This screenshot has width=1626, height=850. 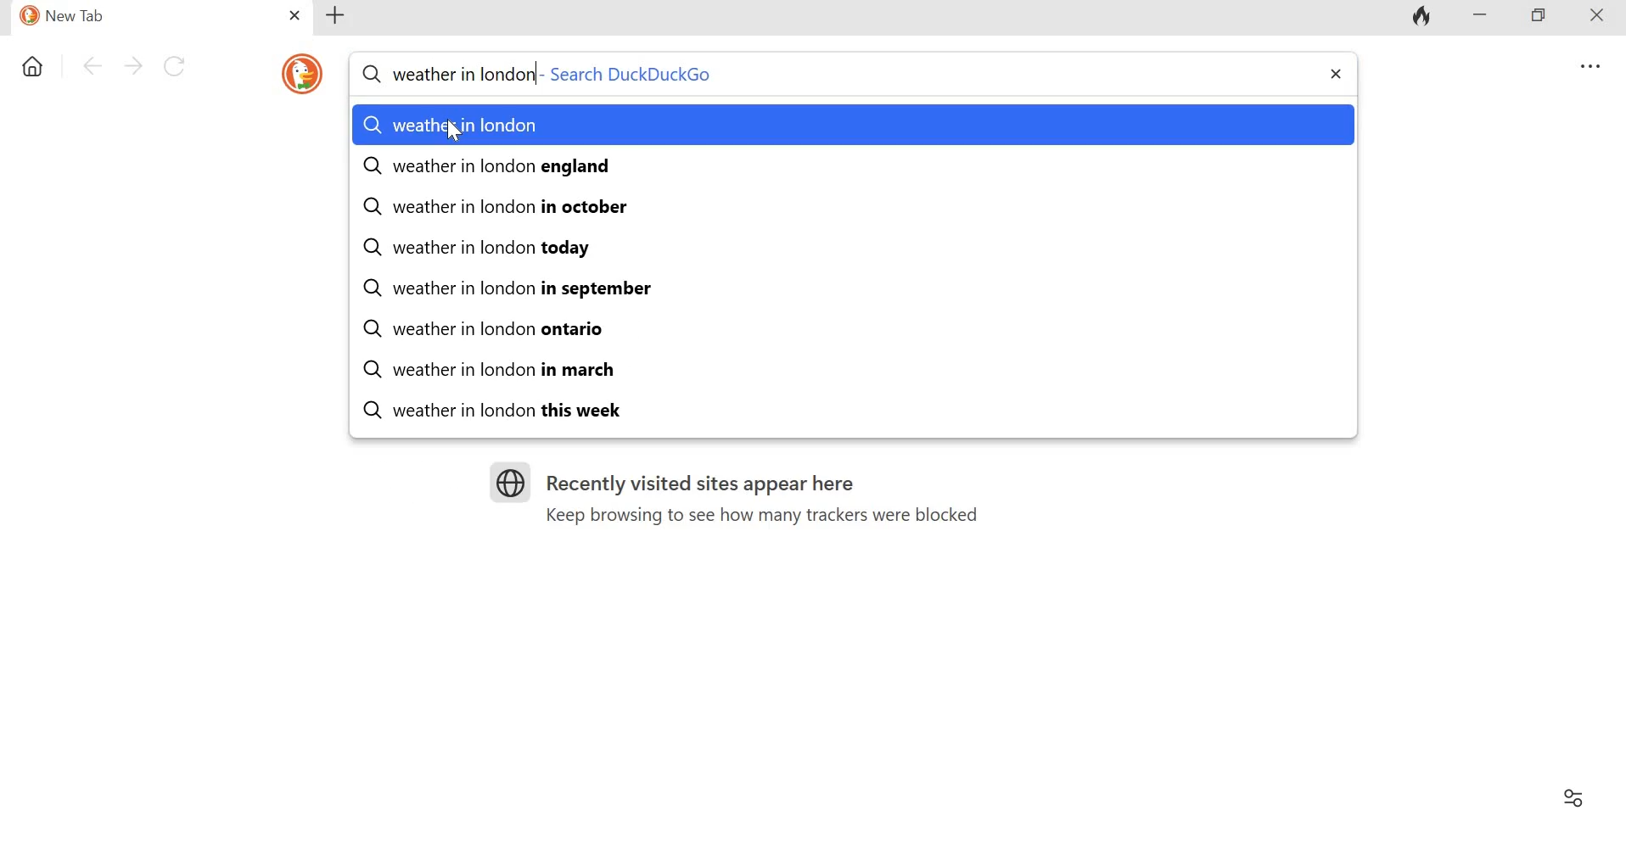 I want to click on Recently visited sites appear here, so click(x=700, y=484).